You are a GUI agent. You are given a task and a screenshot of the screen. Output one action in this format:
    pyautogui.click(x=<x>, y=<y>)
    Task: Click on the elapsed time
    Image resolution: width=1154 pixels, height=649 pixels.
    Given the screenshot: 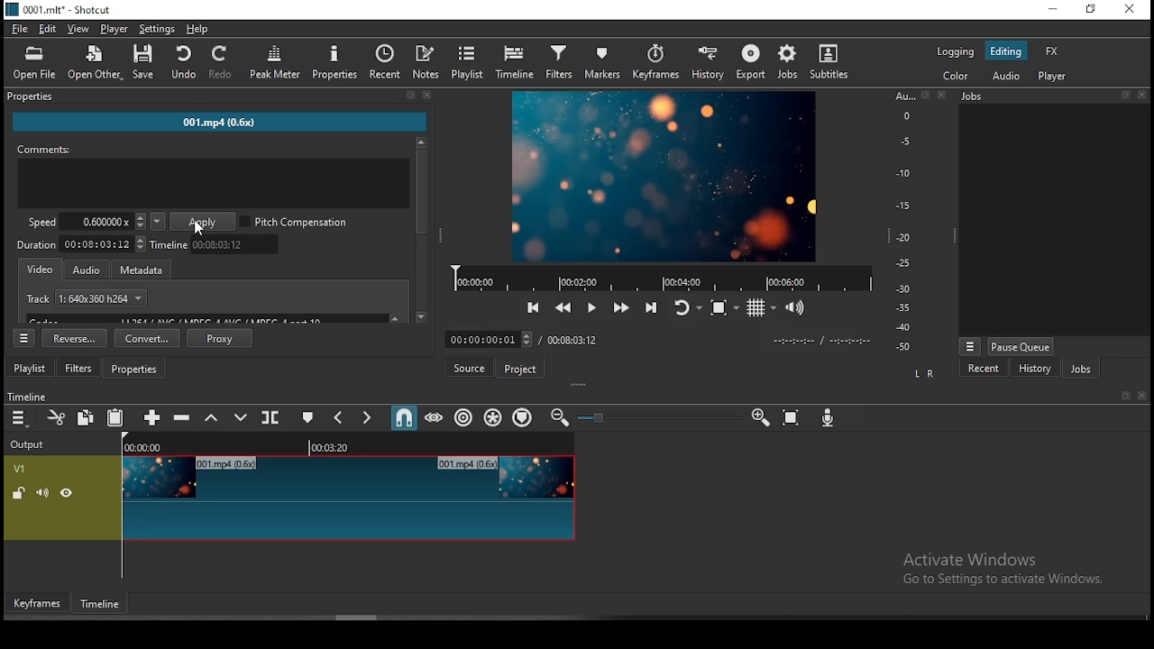 What is the action you would take?
    pyautogui.click(x=487, y=338)
    